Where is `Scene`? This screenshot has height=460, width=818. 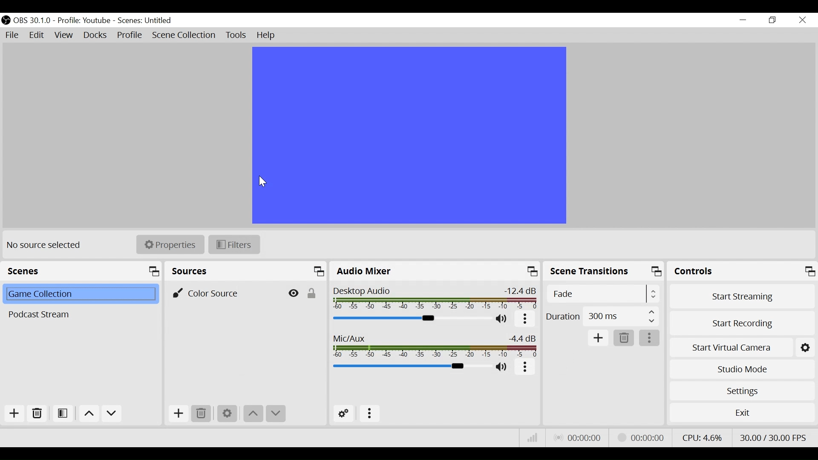
Scene is located at coordinates (79, 314).